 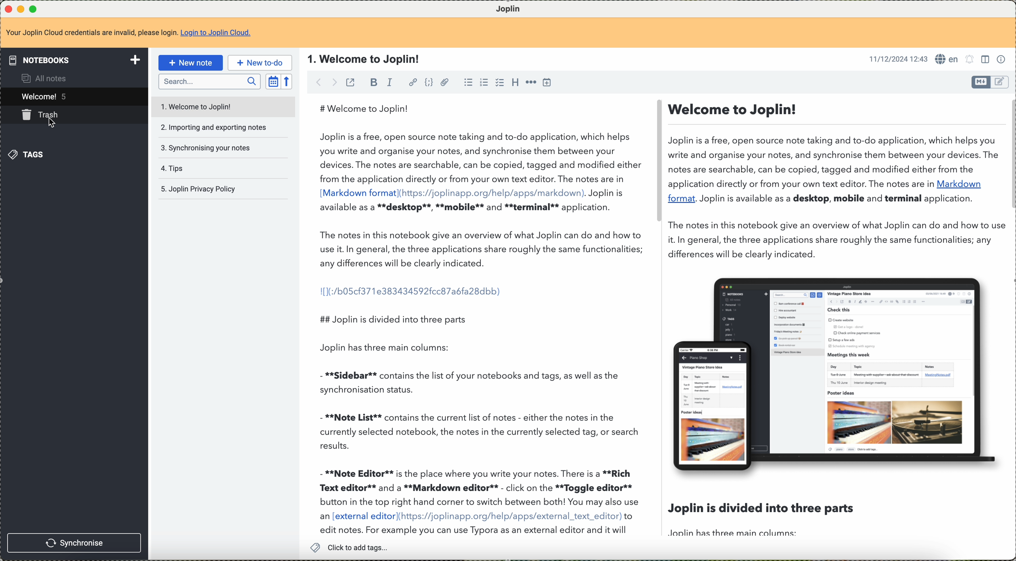 What do you see at coordinates (320, 82) in the screenshot?
I see `back` at bounding box center [320, 82].